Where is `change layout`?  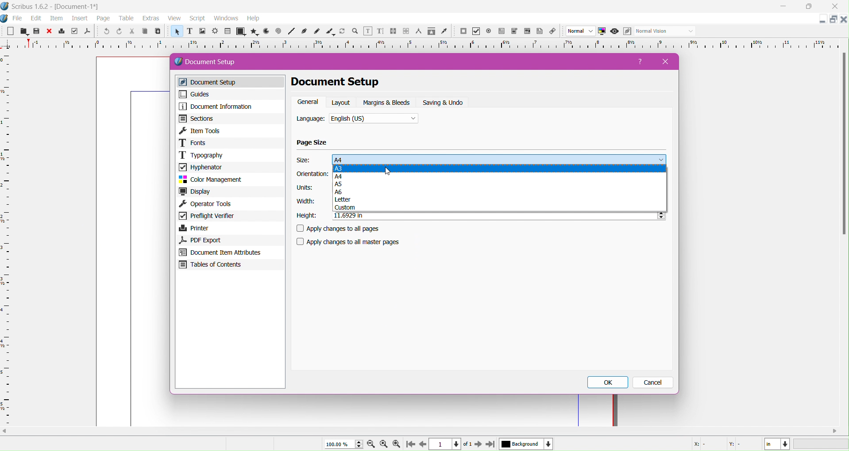
change layout is located at coordinates (832, 19).